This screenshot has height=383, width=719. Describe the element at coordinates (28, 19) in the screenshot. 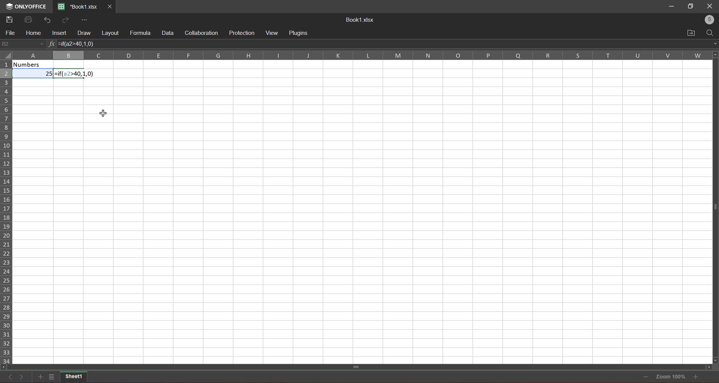

I see `print` at that location.